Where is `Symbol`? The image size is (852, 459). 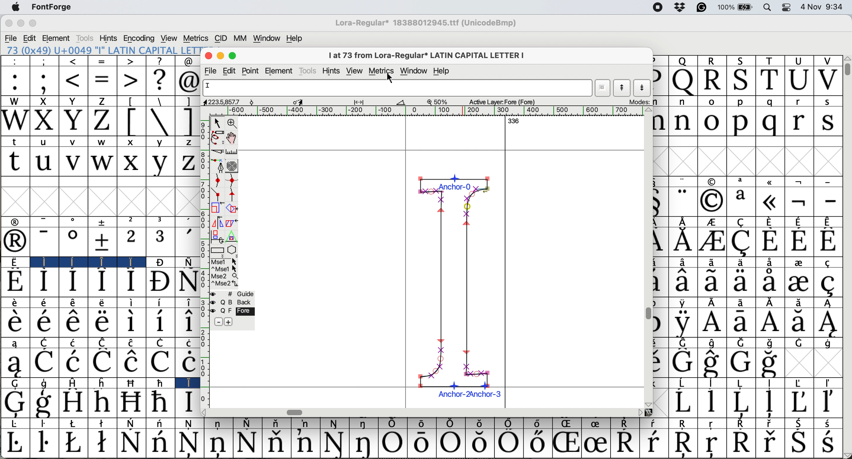
Symbol is located at coordinates (219, 424).